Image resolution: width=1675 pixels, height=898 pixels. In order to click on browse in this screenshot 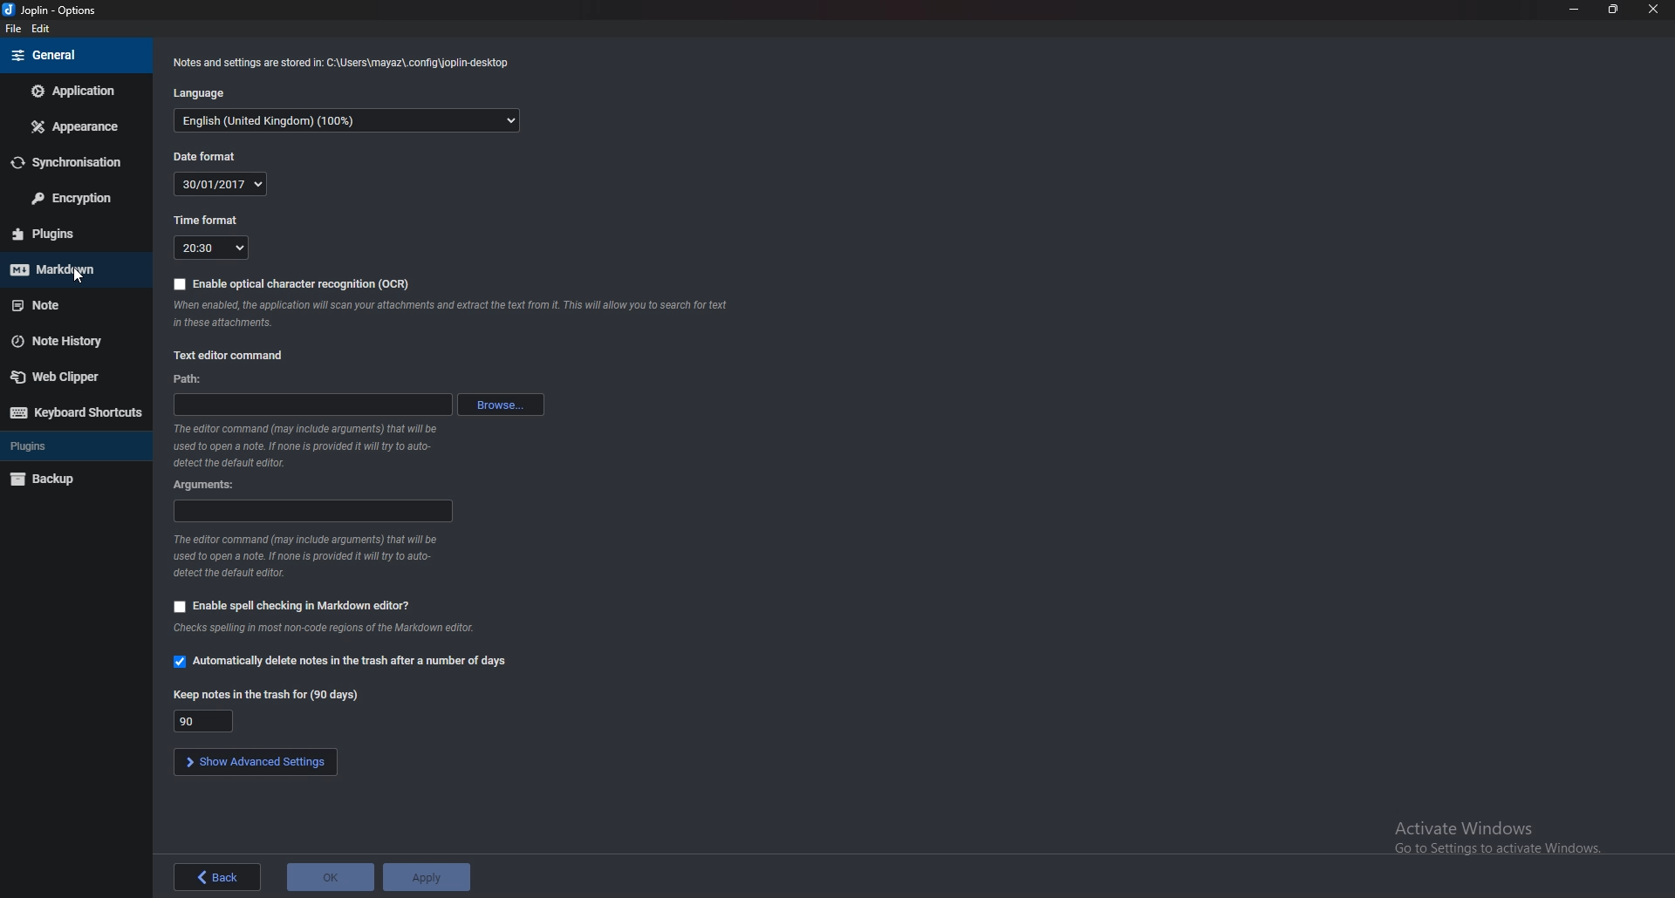, I will do `click(496, 404)`.